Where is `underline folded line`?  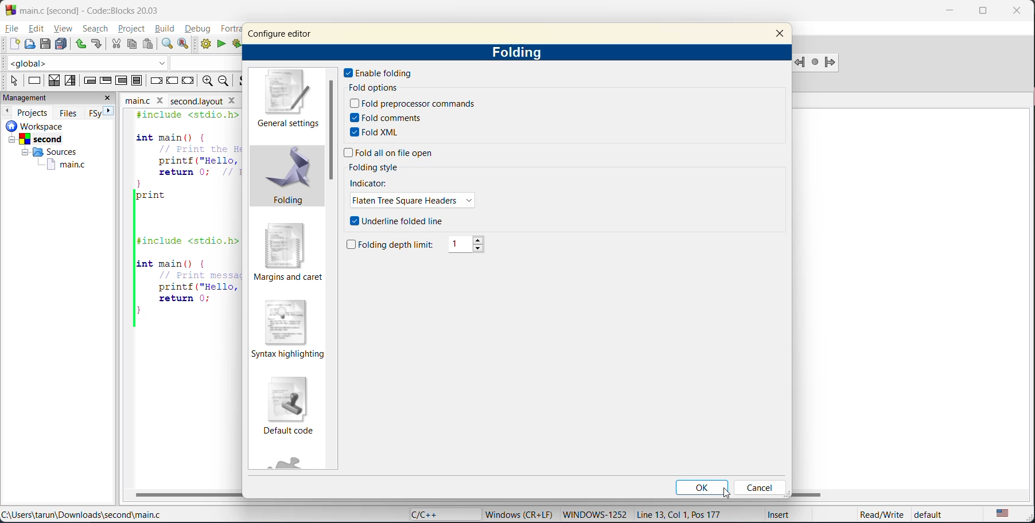 underline folded line is located at coordinates (399, 221).